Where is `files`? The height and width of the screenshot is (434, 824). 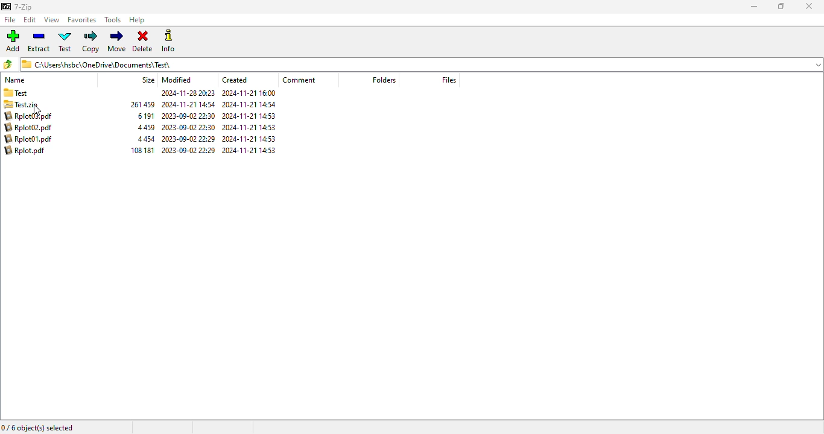
files is located at coordinates (449, 80).